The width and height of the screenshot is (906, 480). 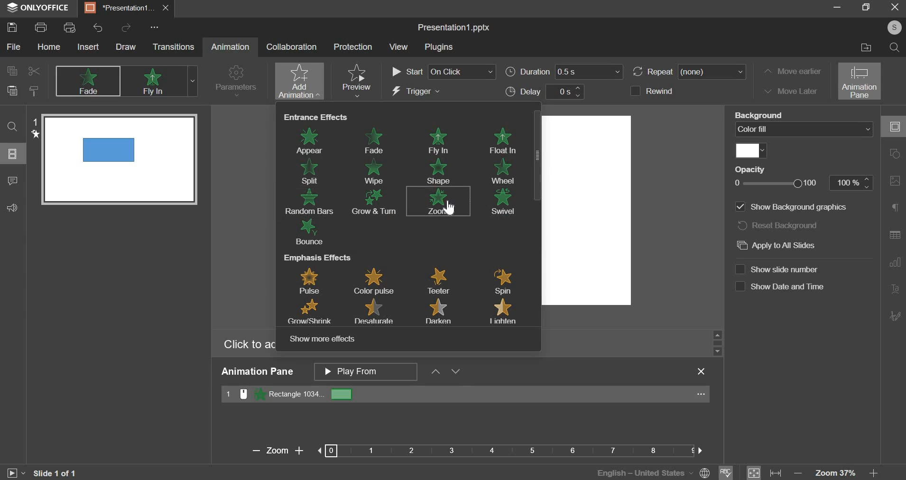 What do you see at coordinates (311, 172) in the screenshot?
I see `split` at bounding box center [311, 172].